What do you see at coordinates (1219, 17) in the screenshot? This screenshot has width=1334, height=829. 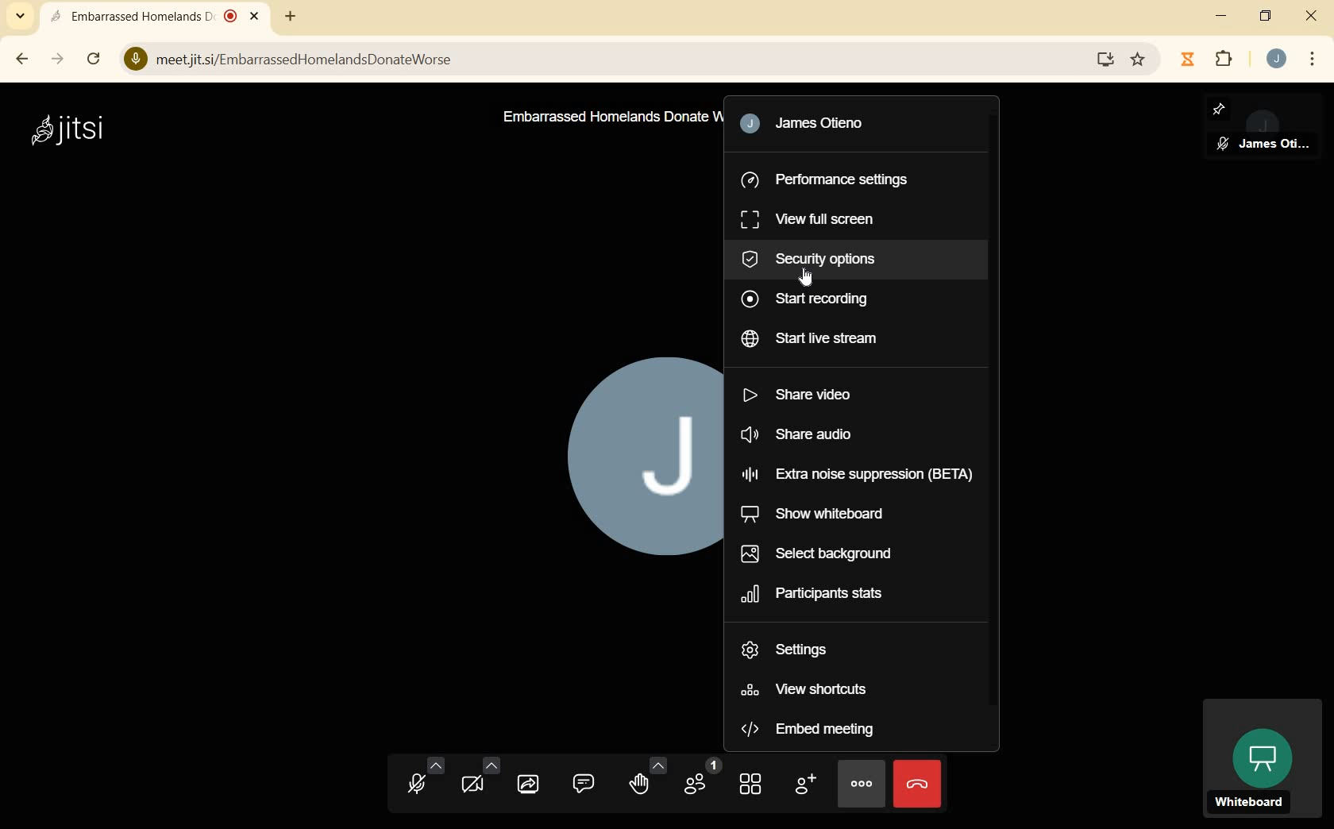 I see `minimize` at bounding box center [1219, 17].